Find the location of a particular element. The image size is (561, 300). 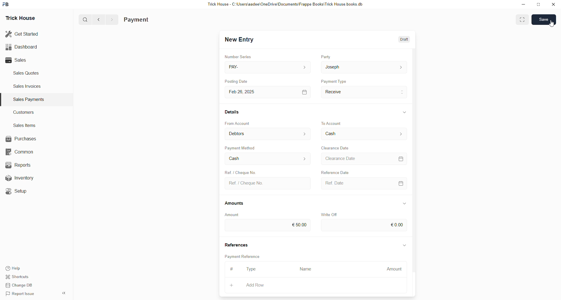

Dashboard is located at coordinates (21, 48).